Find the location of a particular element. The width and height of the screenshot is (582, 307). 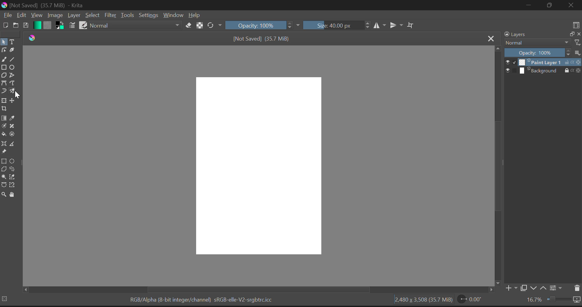

Polygons is located at coordinates (4, 75).